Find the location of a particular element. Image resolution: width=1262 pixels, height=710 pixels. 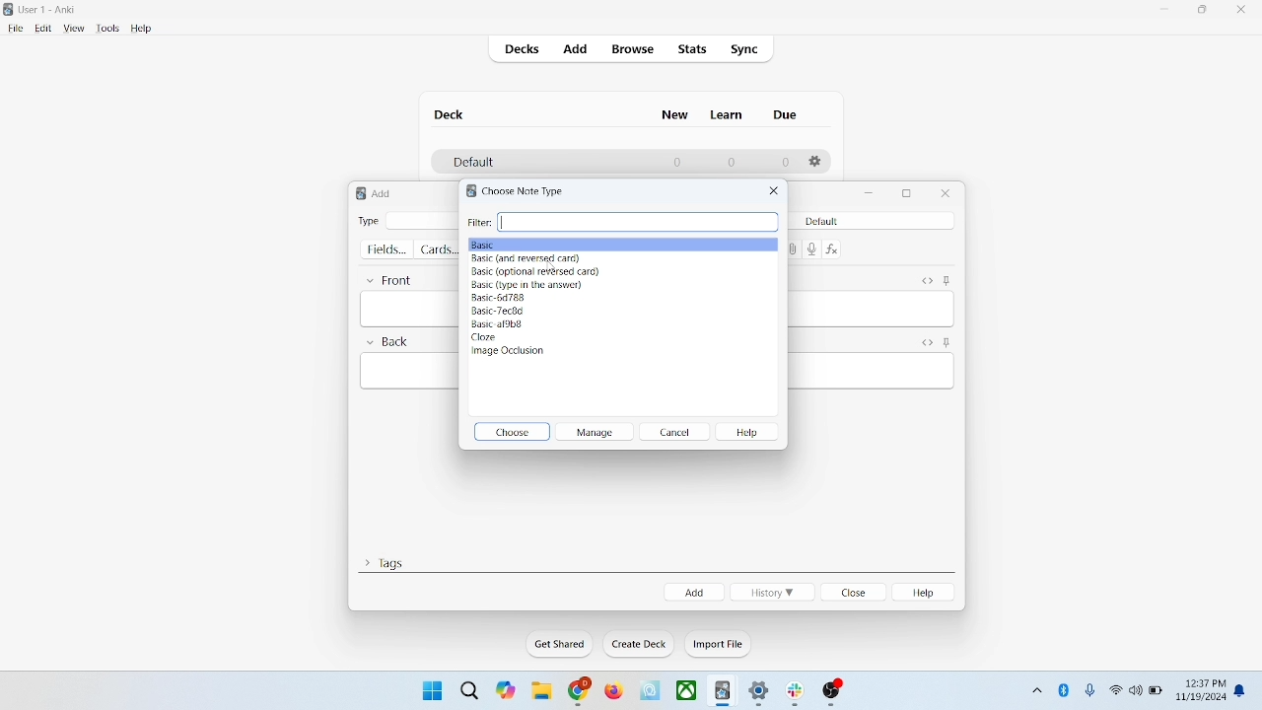

microphone is located at coordinates (1091, 691).